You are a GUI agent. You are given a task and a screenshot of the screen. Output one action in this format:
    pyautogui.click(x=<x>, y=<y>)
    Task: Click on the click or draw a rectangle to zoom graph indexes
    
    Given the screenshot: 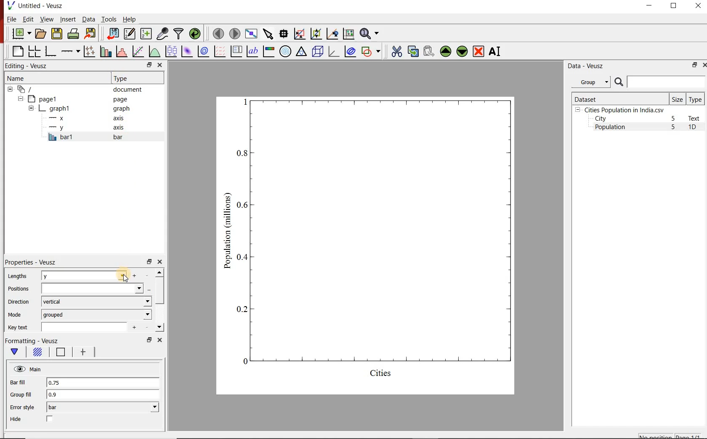 What is the action you would take?
    pyautogui.click(x=299, y=33)
    